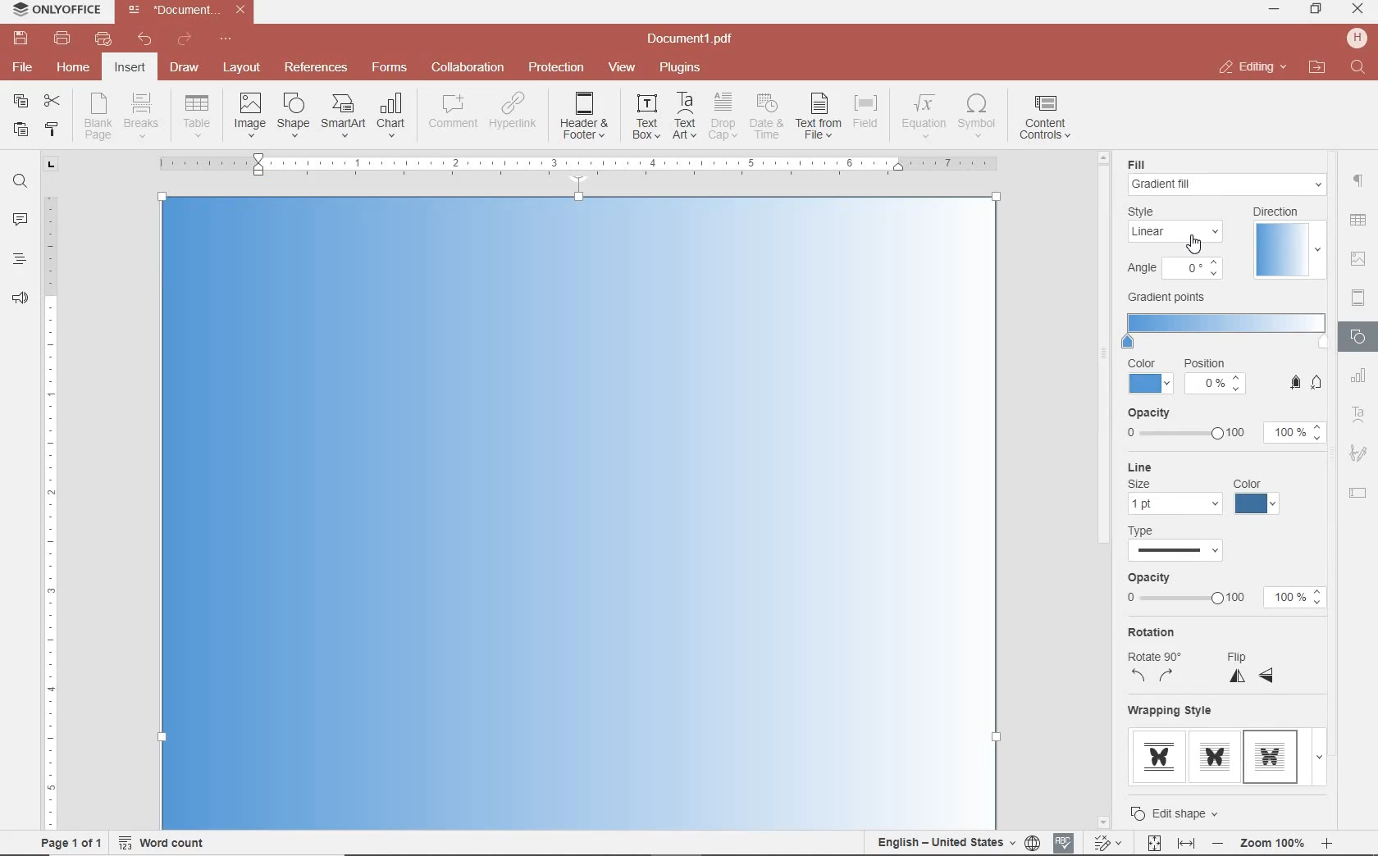 The width and height of the screenshot is (1378, 856). What do you see at coordinates (50, 128) in the screenshot?
I see `copy style` at bounding box center [50, 128].